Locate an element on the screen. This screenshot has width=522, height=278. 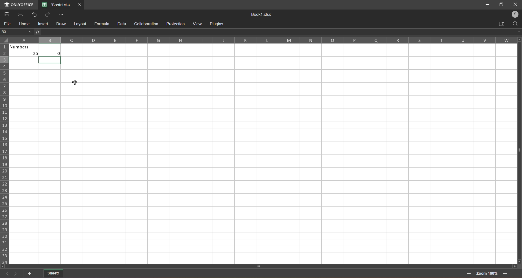
formula bar is located at coordinates (277, 31).